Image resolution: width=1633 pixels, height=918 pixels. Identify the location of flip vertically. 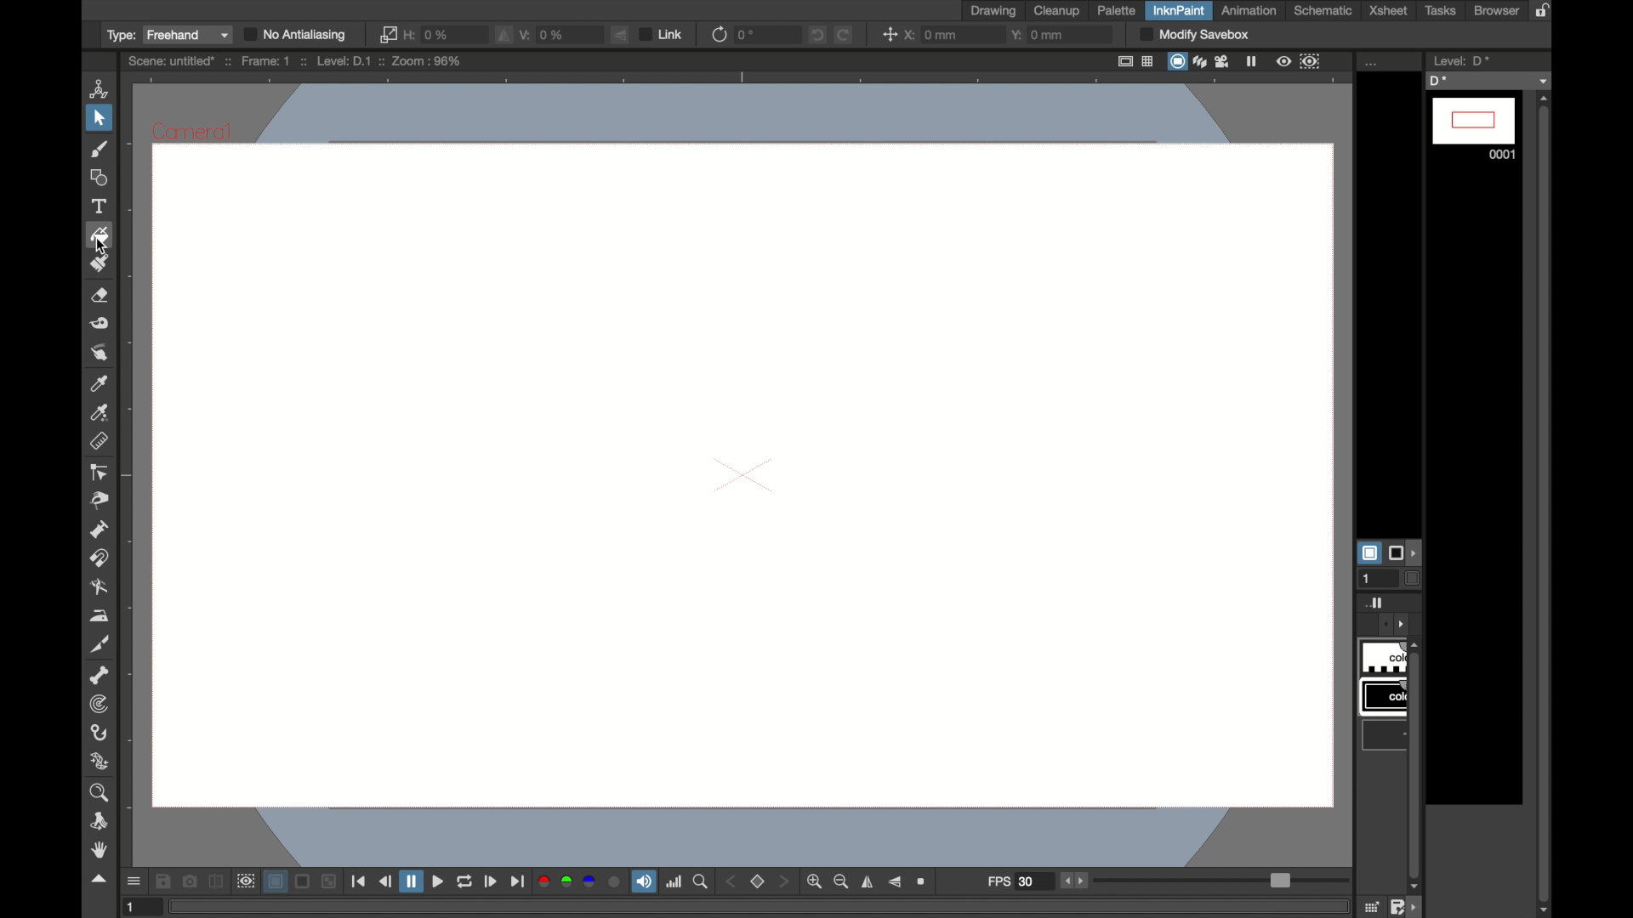
(619, 34).